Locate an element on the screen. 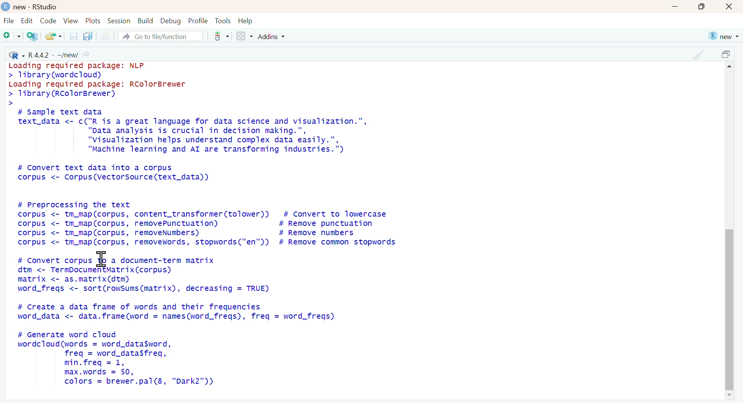 The image size is (743, 403). Addins is located at coordinates (272, 37).